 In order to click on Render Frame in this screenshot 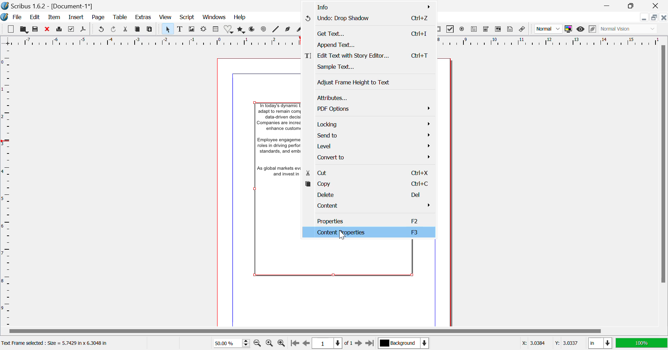, I will do `click(205, 29)`.